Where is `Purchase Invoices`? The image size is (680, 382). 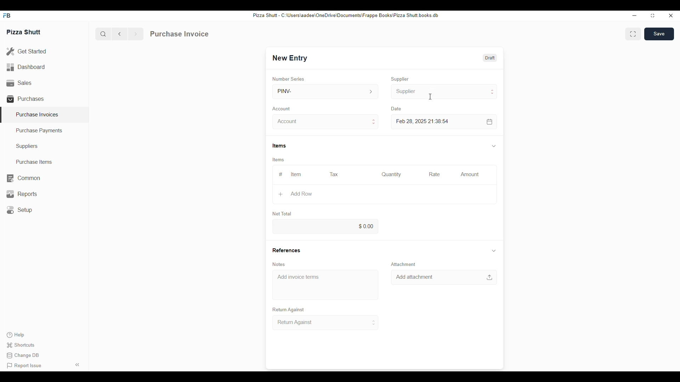
Purchase Invoices is located at coordinates (37, 114).